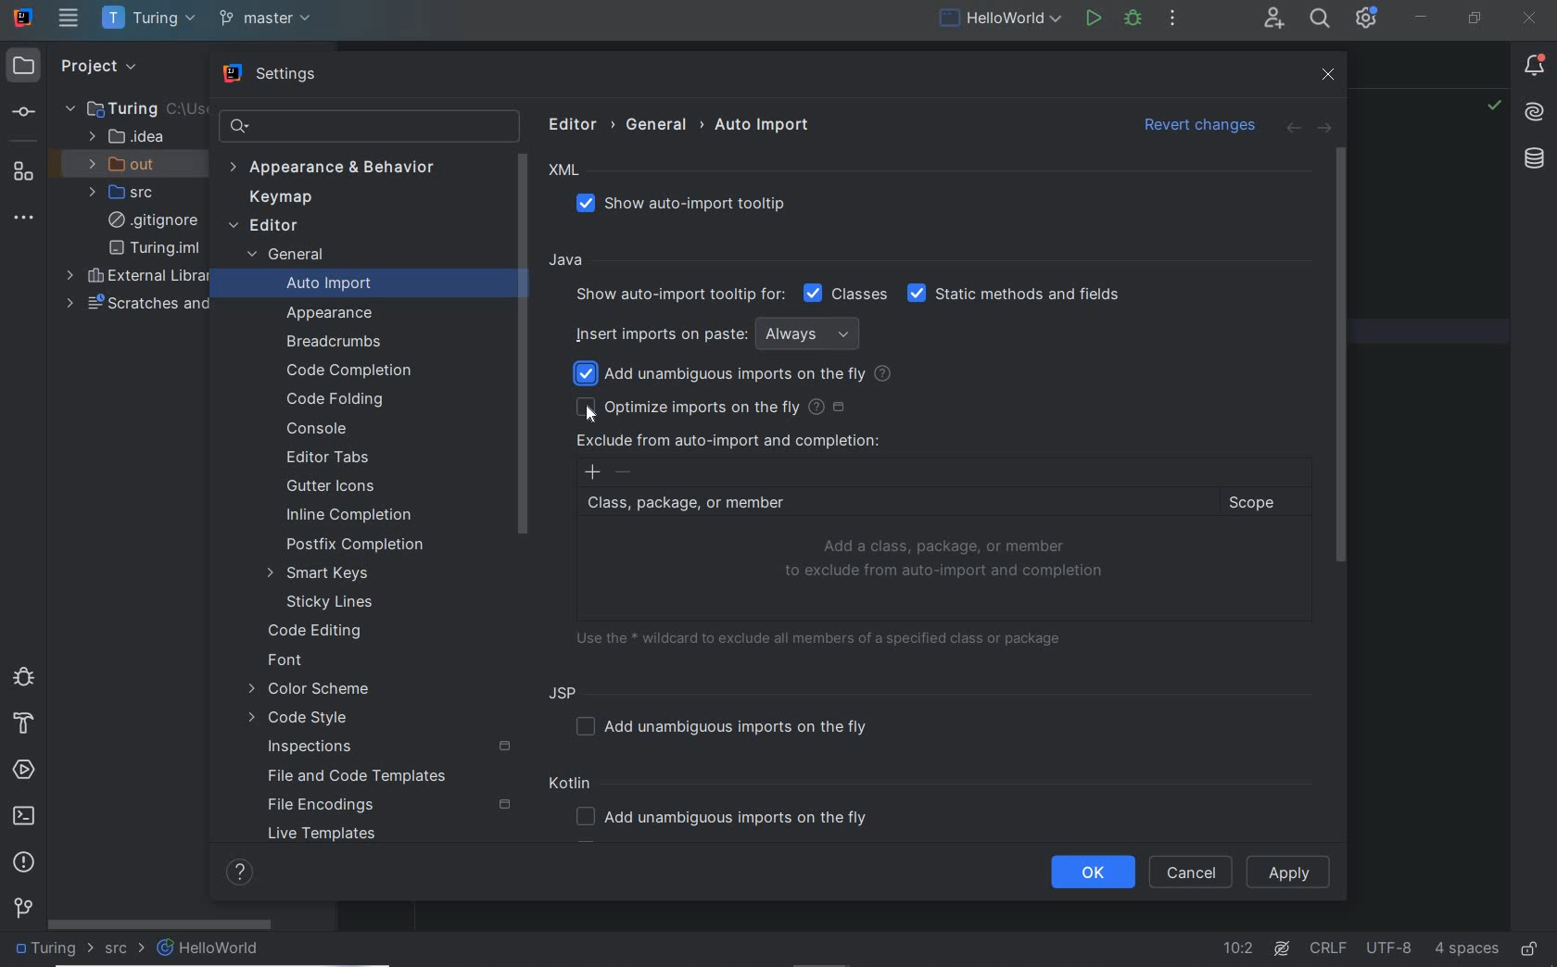 This screenshot has height=967, width=1557. Describe the element at coordinates (764, 124) in the screenshot. I see `auto import` at that location.